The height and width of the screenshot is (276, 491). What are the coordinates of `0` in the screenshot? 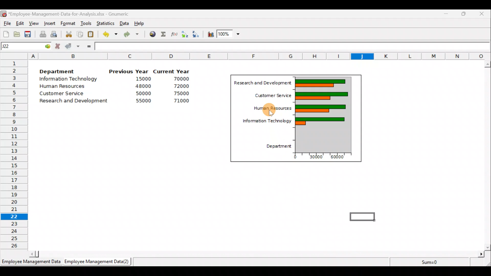 It's located at (292, 157).